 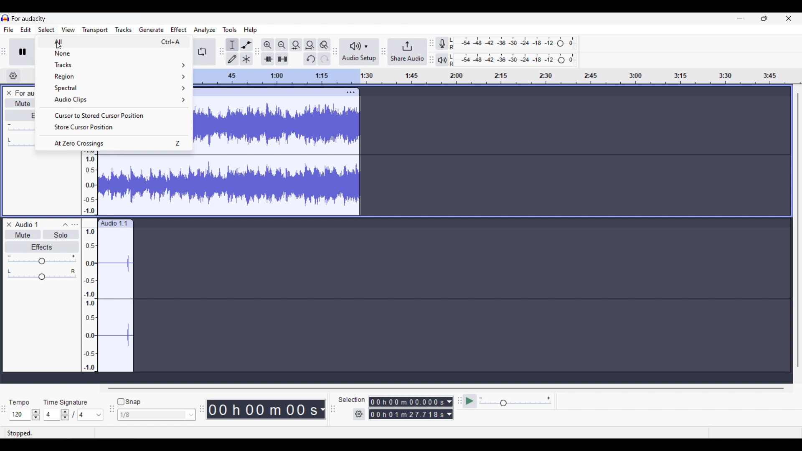 I want to click on Selection duration, so click(x=407, y=408).